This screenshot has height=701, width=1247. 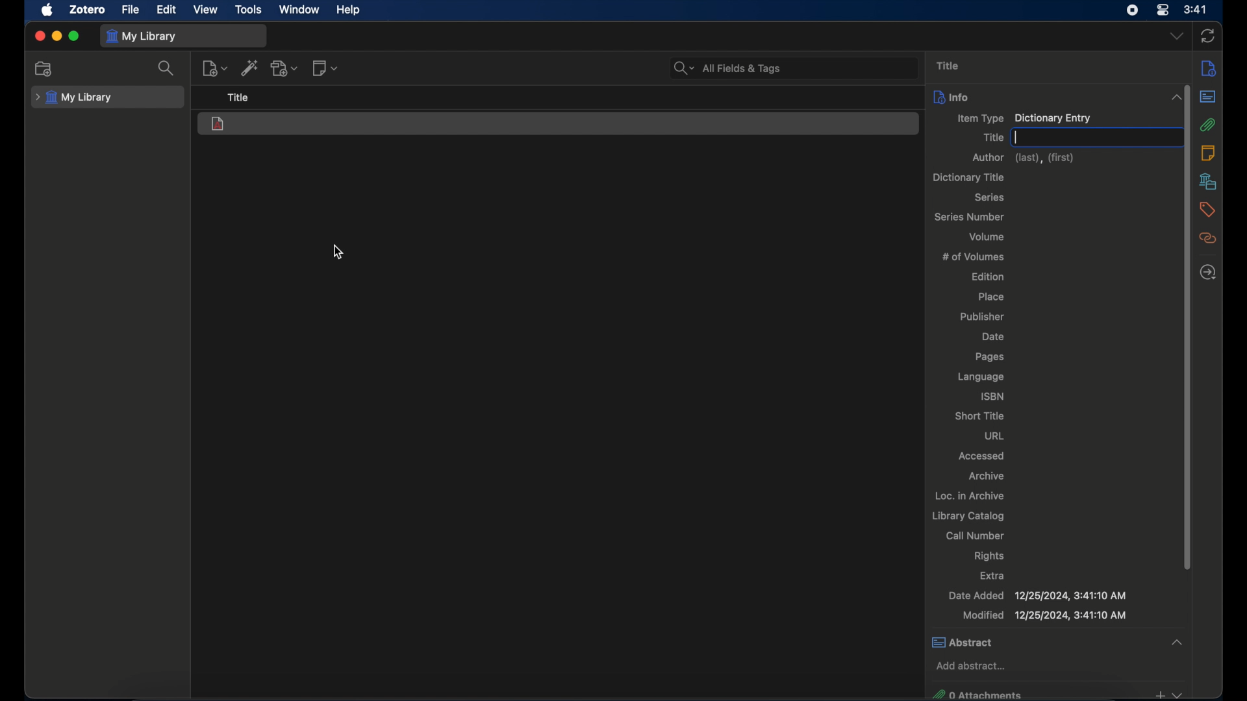 What do you see at coordinates (1038, 596) in the screenshot?
I see `date added` at bounding box center [1038, 596].